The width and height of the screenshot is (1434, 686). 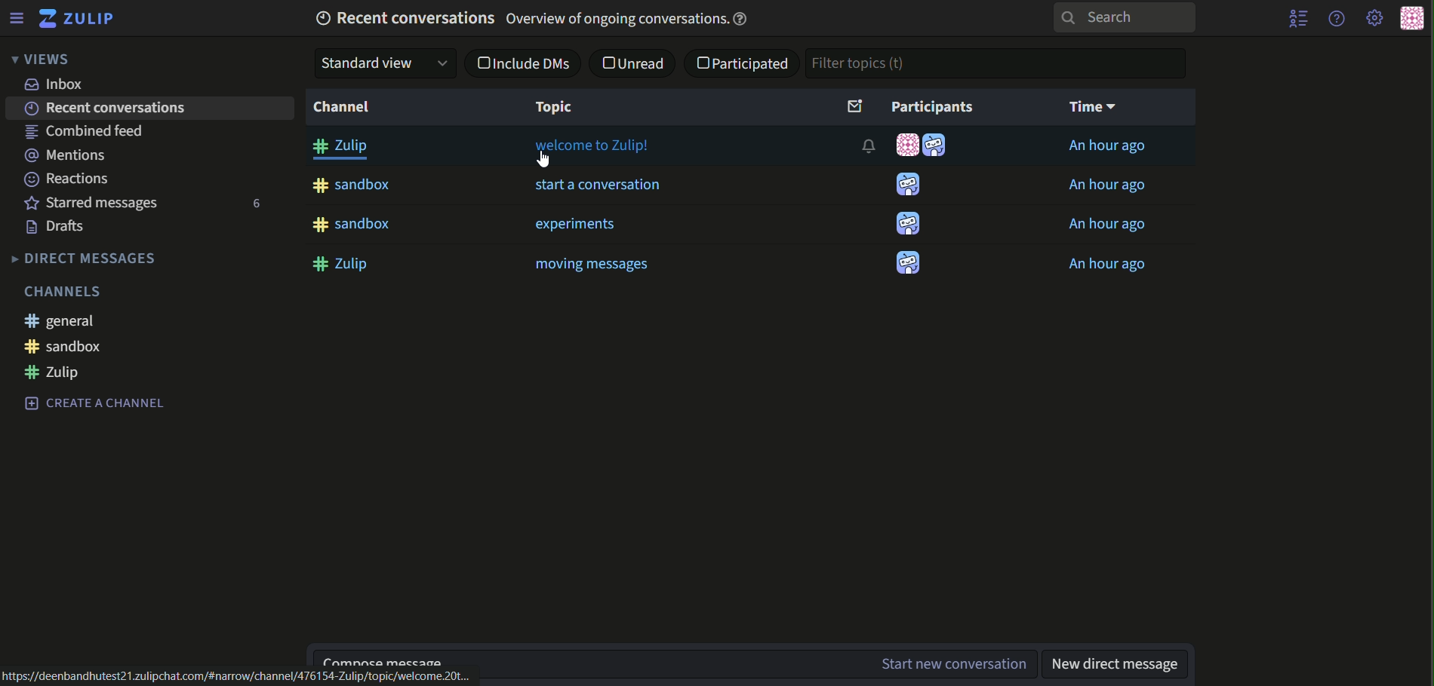 What do you see at coordinates (703, 63) in the screenshot?
I see `check box` at bounding box center [703, 63].